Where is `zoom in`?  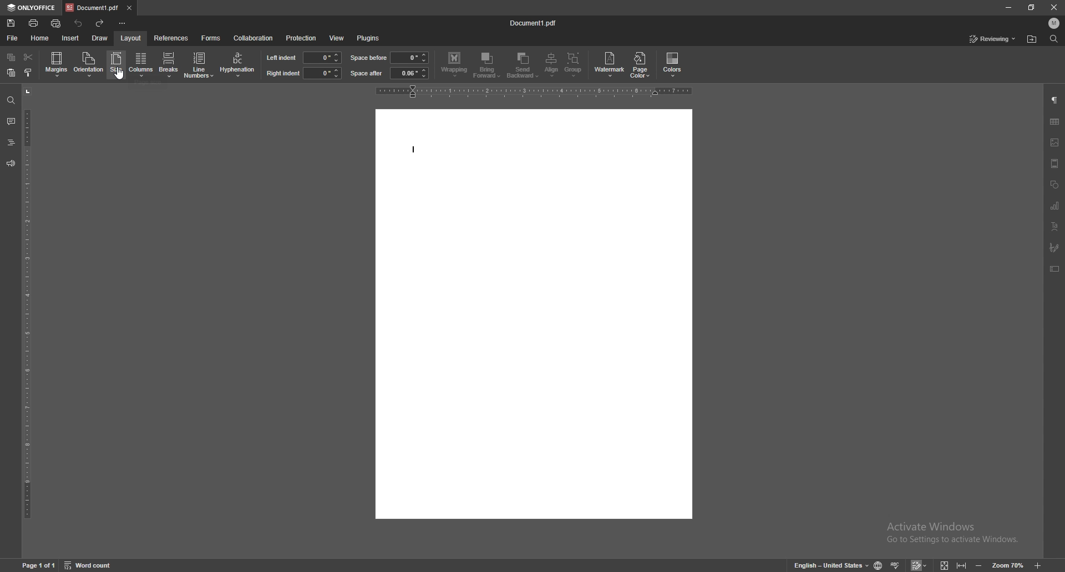 zoom in is located at coordinates (1039, 564).